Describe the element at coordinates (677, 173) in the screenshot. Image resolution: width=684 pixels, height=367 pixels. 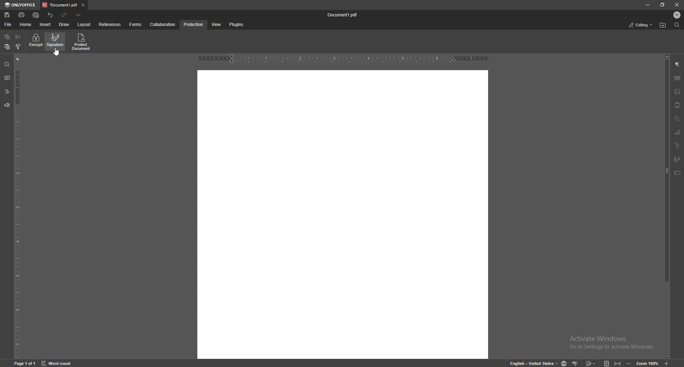
I see `text box` at that location.